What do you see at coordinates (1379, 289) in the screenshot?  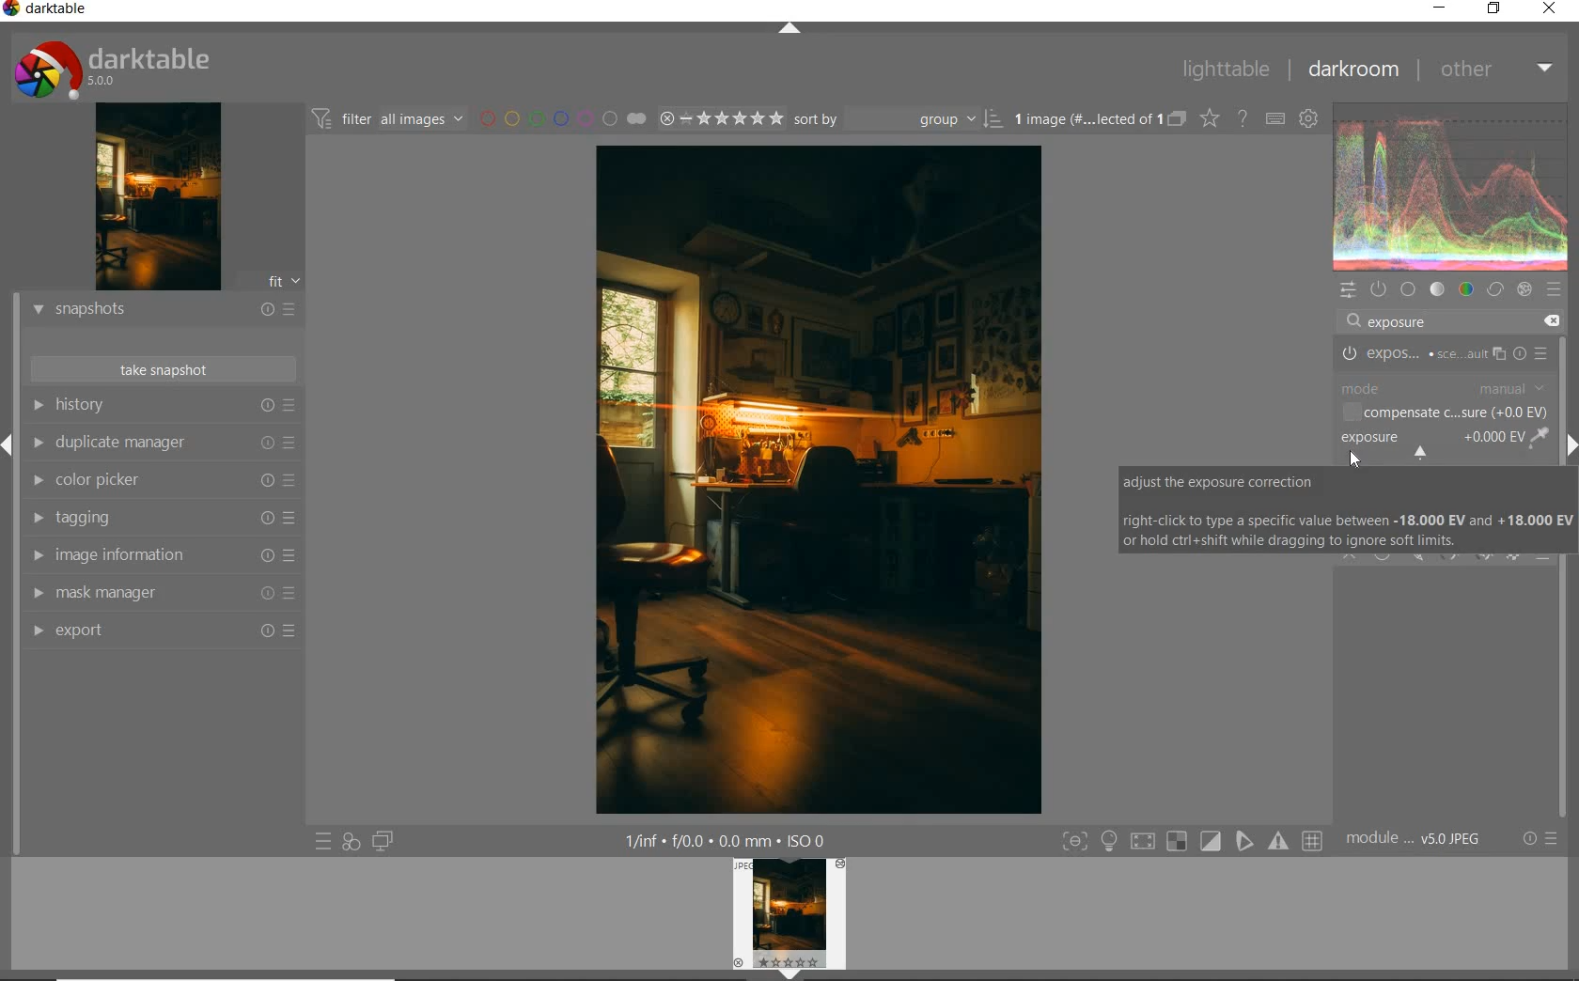 I see `show only active modules` at bounding box center [1379, 289].